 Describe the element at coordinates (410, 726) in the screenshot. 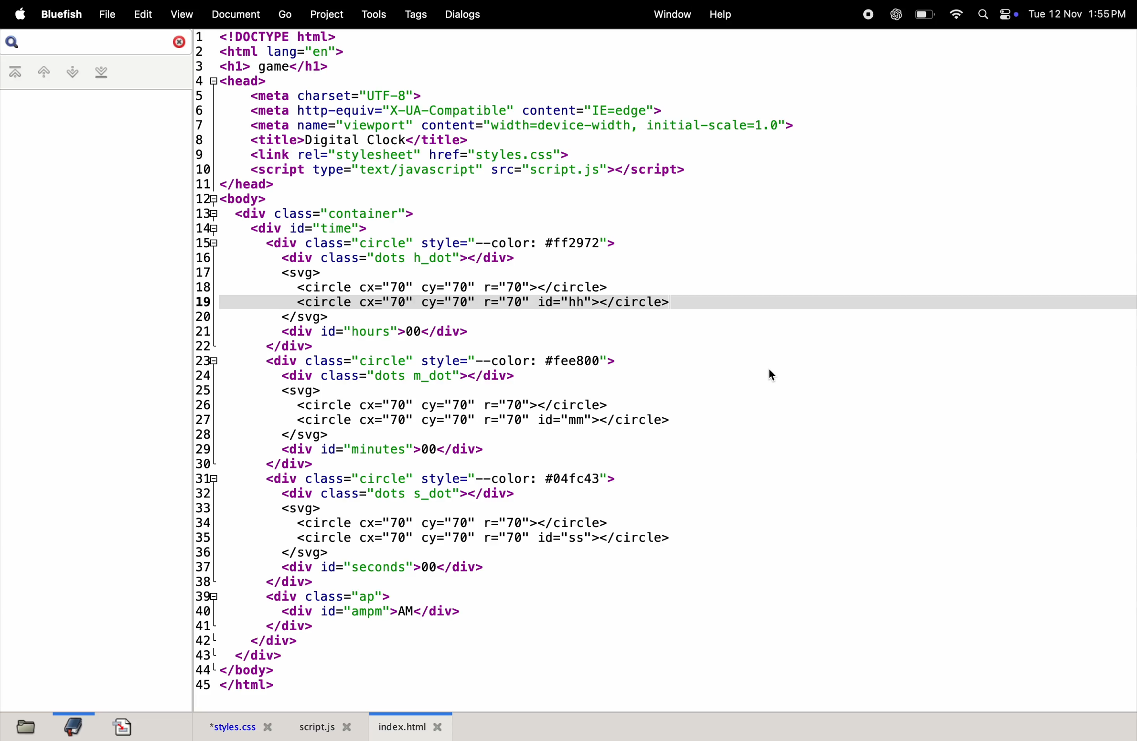

I see `index.html` at that location.